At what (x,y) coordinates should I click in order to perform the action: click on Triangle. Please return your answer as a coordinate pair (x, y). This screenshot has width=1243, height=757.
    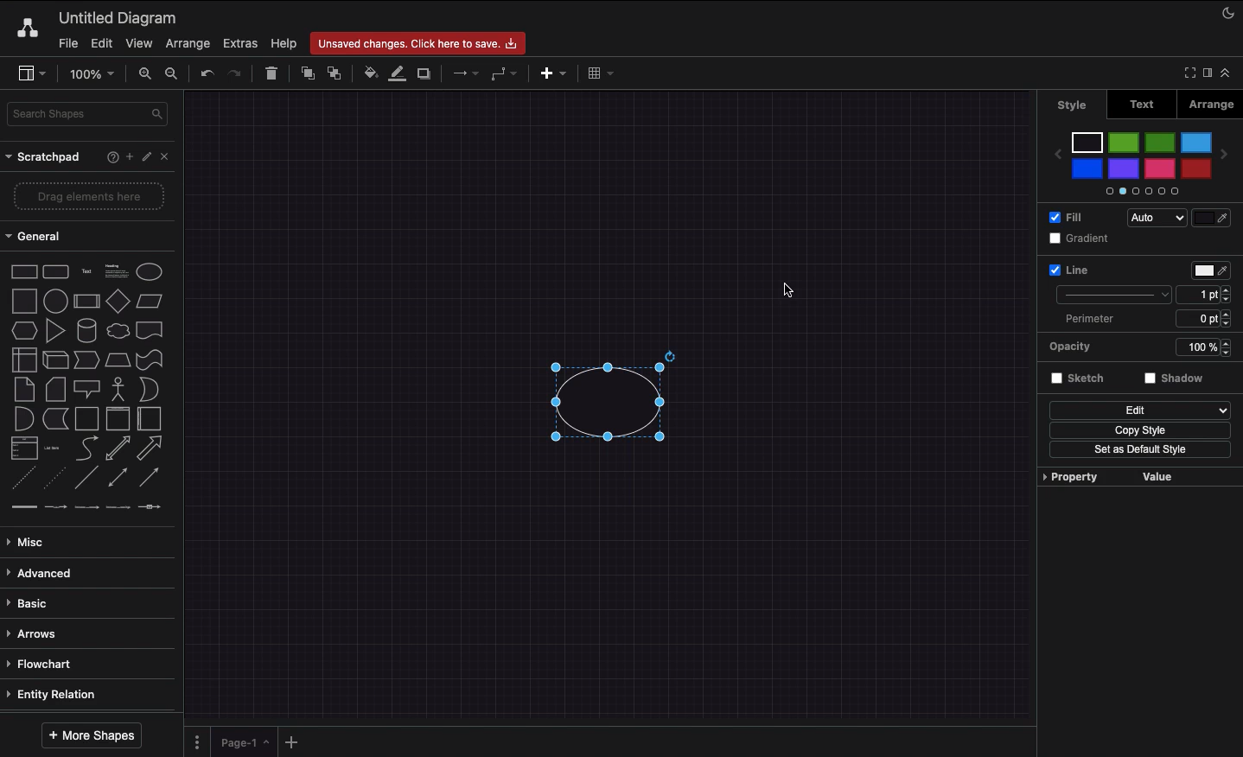
    Looking at the image, I should click on (55, 330).